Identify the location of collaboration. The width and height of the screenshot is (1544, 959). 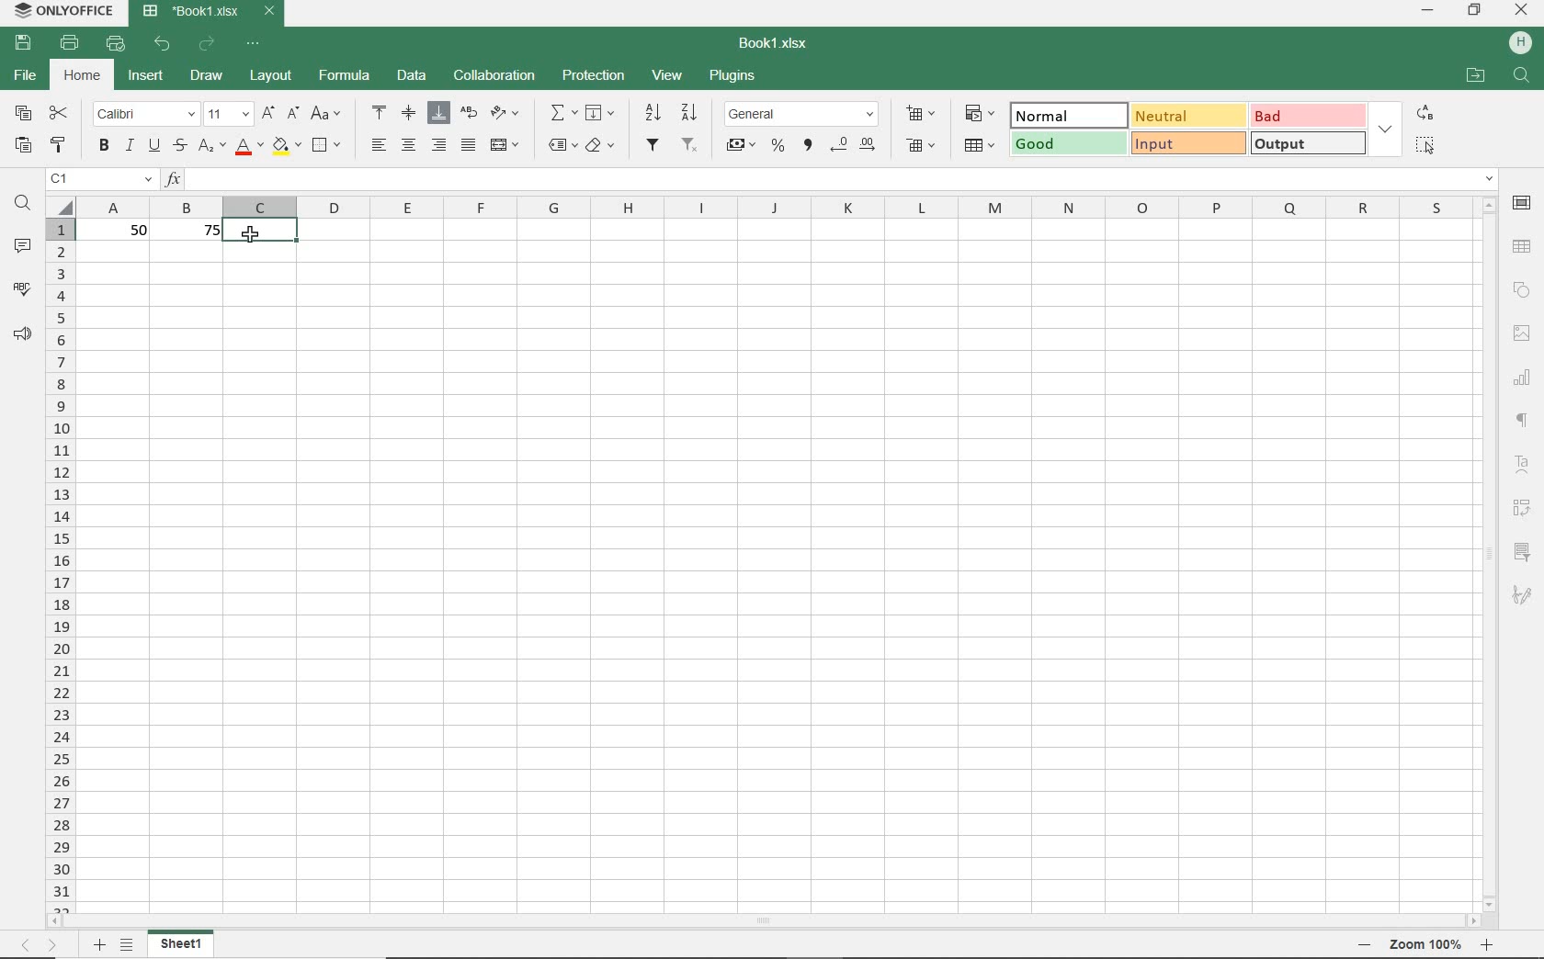
(493, 75).